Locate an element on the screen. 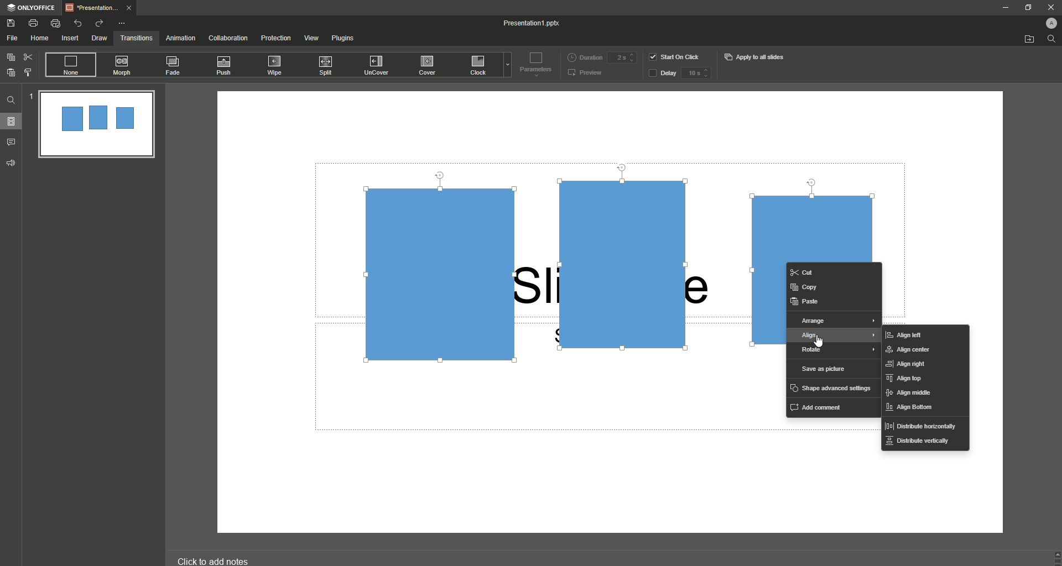 The width and height of the screenshot is (1062, 566). Start on click is located at coordinates (676, 56).